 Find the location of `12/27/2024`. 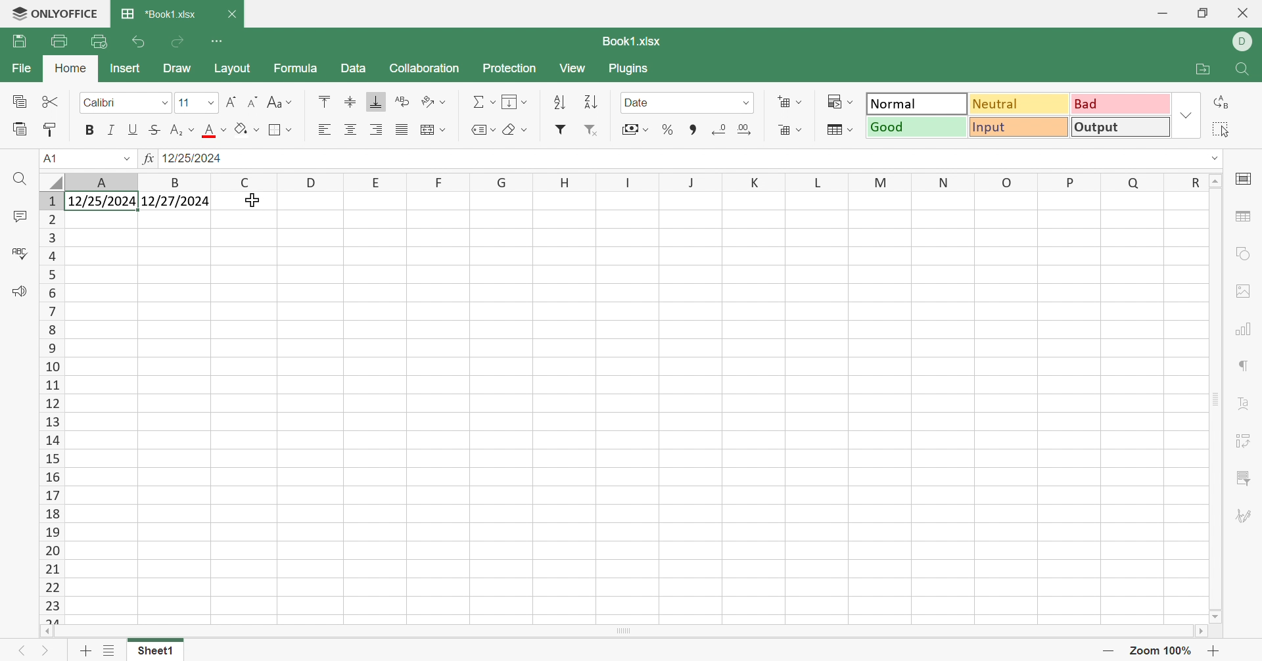

12/27/2024 is located at coordinates (182, 200).